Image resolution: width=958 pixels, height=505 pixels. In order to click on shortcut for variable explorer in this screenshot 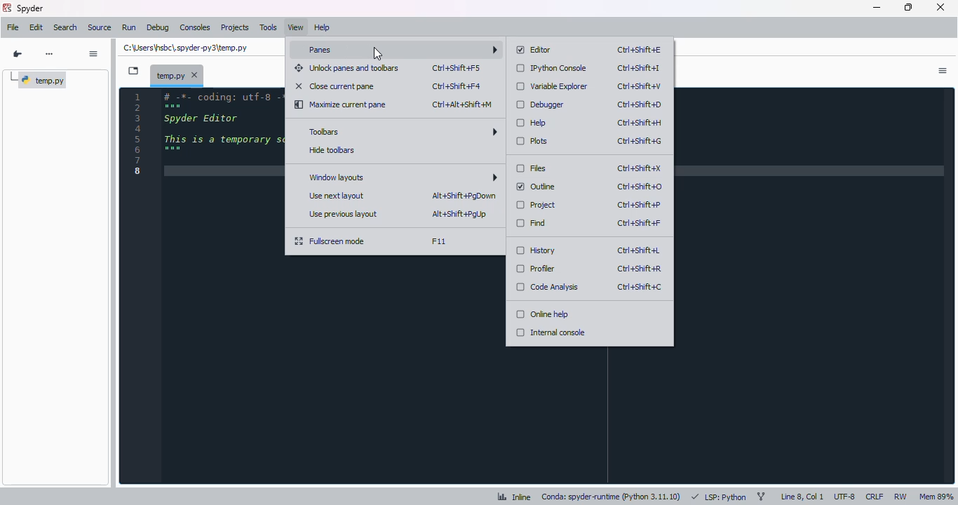, I will do `click(639, 86)`.